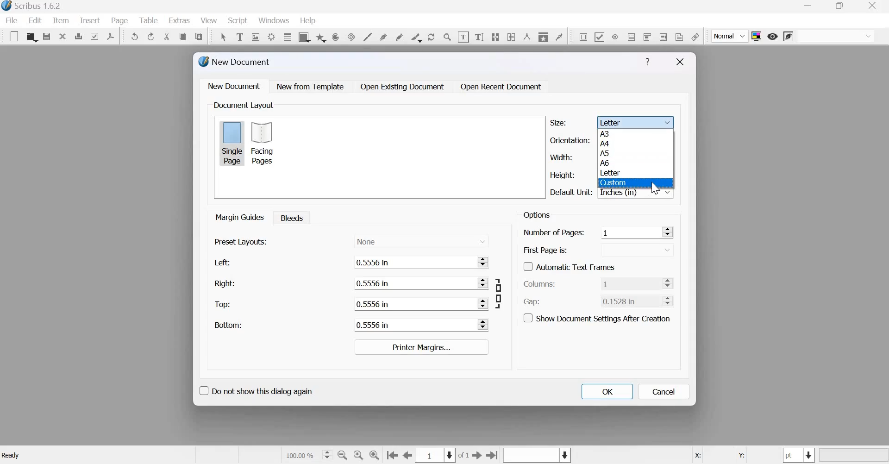 The width and height of the screenshot is (889, 464). Describe the element at coordinates (540, 284) in the screenshot. I see `Columns:` at that location.